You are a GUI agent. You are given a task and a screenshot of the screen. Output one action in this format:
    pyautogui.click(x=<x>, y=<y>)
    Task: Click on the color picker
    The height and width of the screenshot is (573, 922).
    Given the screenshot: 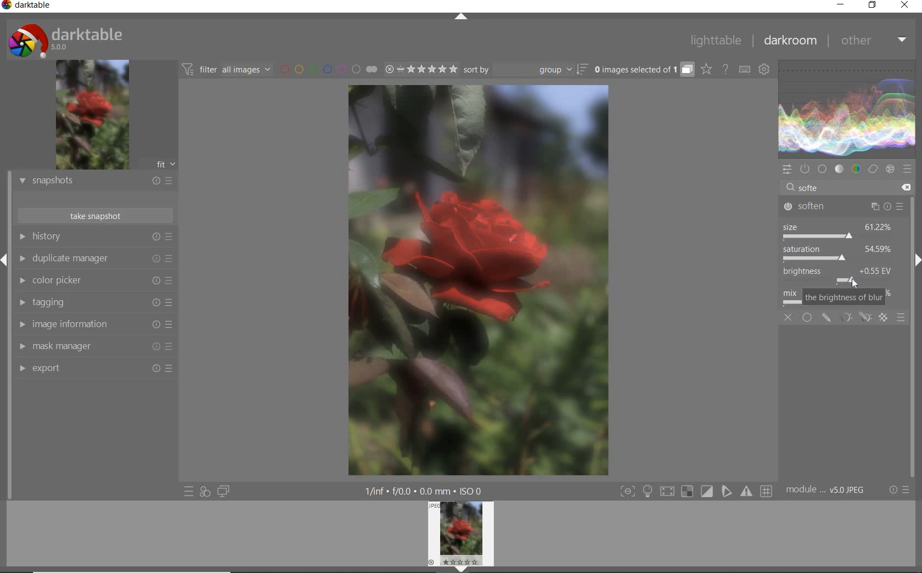 What is the action you would take?
    pyautogui.click(x=95, y=282)
    